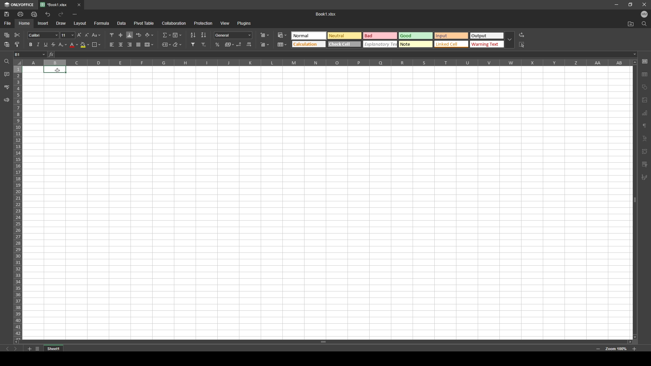  I want to click on conditional formatting, so click(283, 35).